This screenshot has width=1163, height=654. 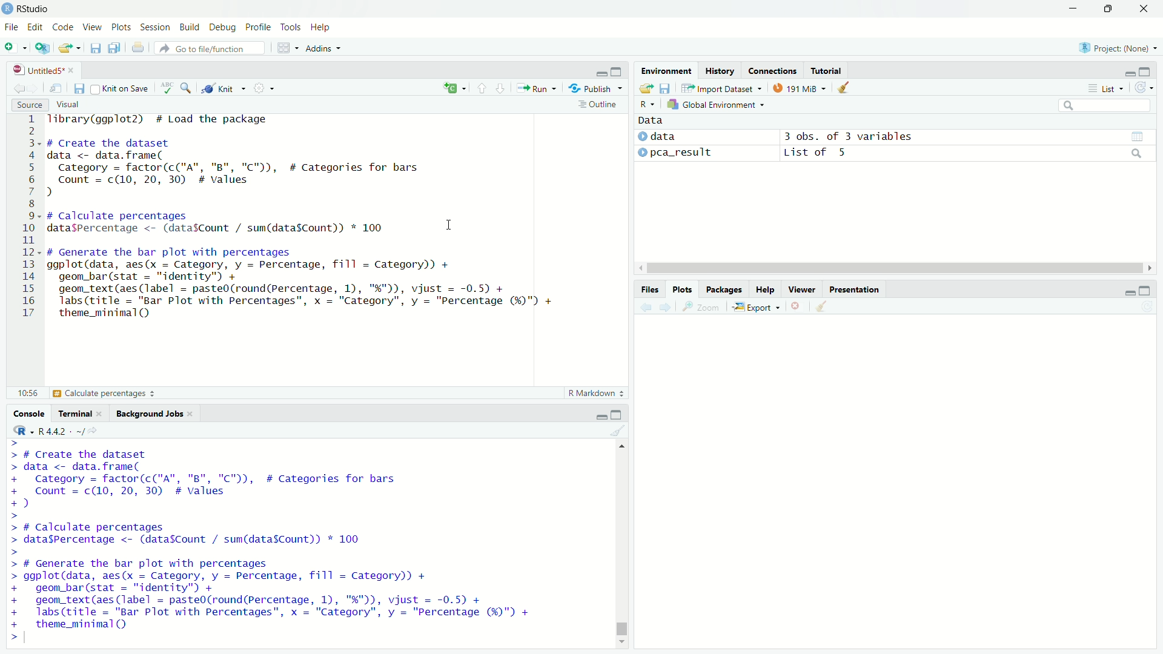 What do you see at coordinates (1109, 10) in the screenshot?
I see `maximize` at bounding box center [1109, 10].